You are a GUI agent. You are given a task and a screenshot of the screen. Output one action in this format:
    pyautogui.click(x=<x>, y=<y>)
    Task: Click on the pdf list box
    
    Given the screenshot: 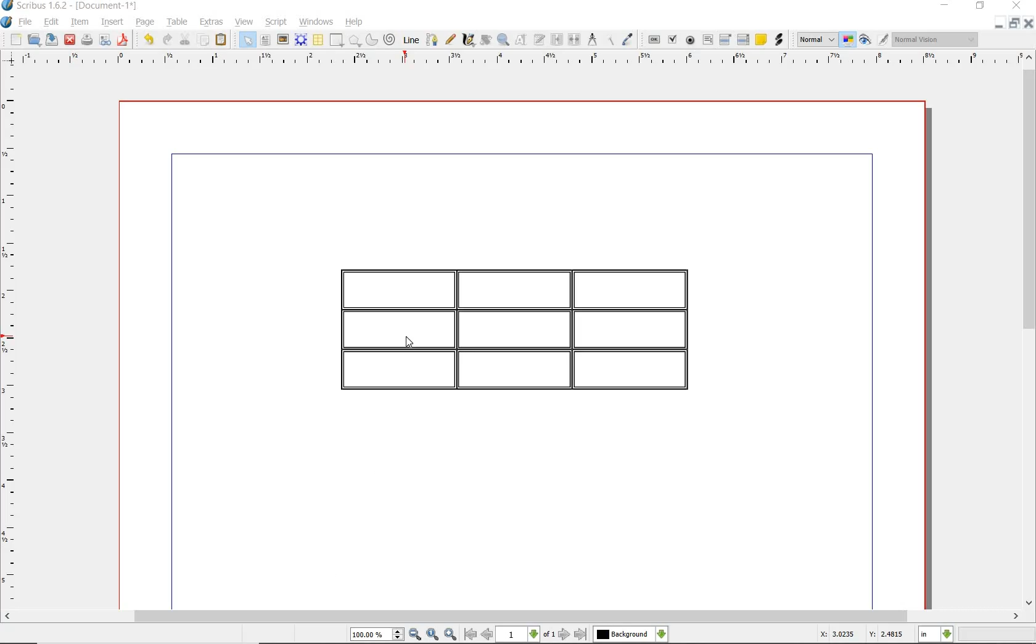 What is the action you would take?
    pyautogui.click(x=744, y=39)
    